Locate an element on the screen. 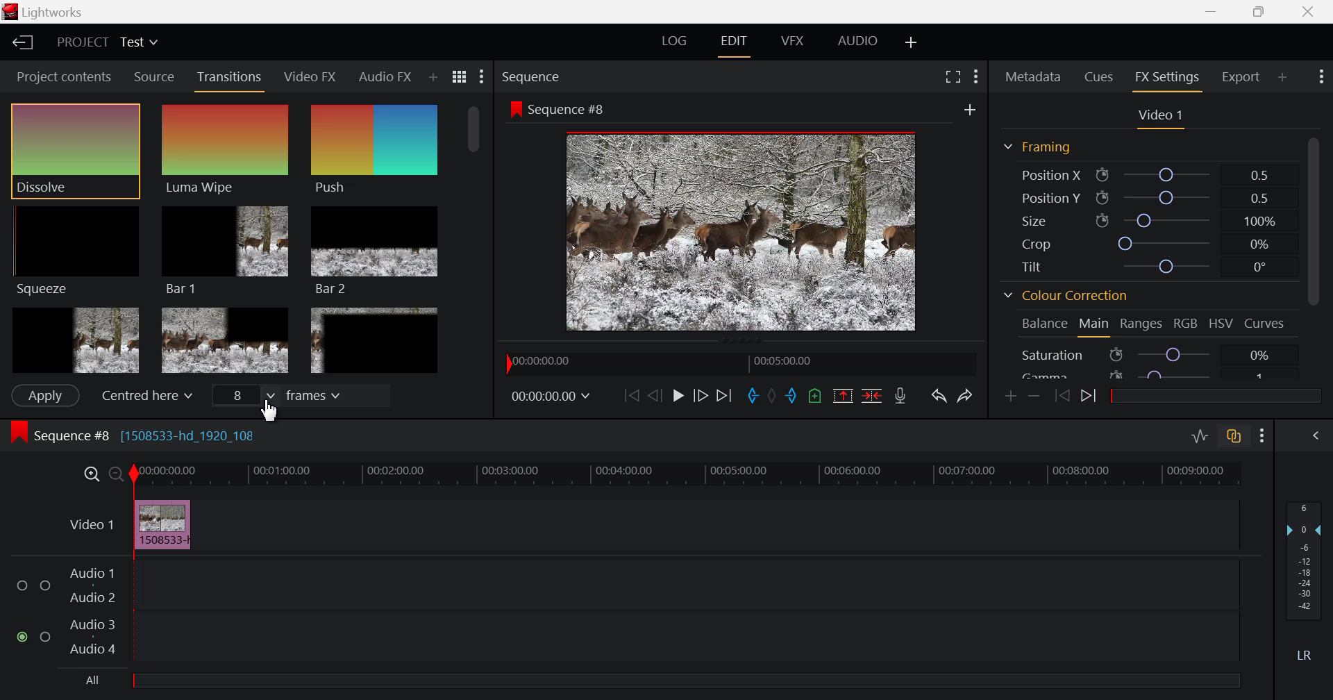  Luma Wipe is located at coordinates (224, 148).